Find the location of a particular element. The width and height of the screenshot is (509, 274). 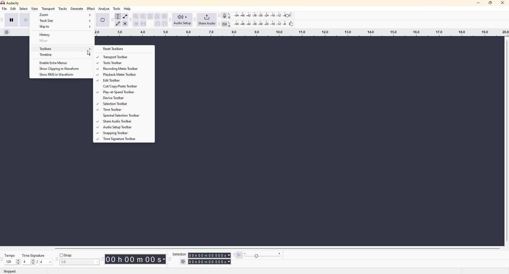

audio setup is located at coordinates (183, 20).